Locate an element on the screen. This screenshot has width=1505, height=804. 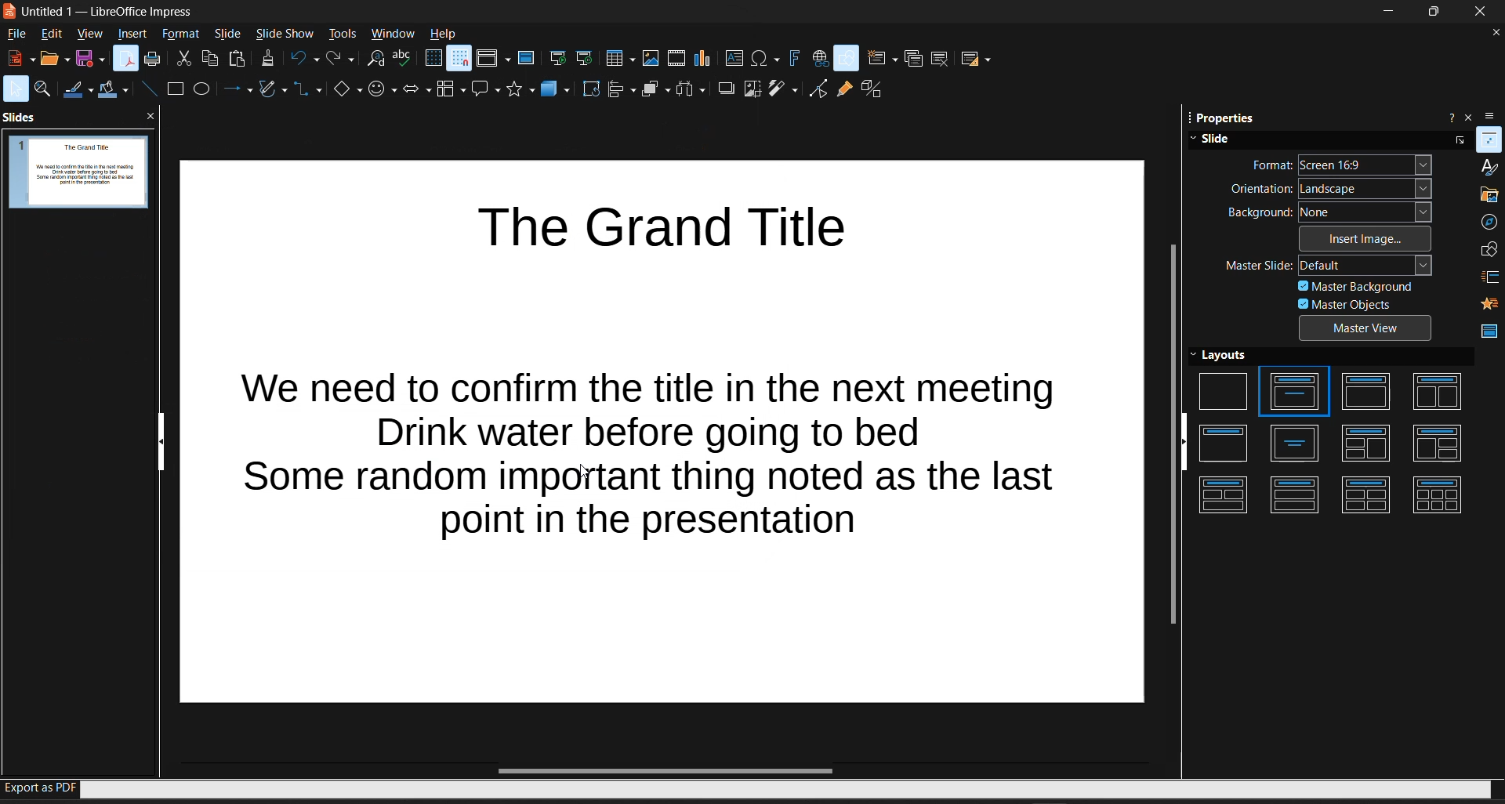
delete  slide is located at coordinates (941, 58).